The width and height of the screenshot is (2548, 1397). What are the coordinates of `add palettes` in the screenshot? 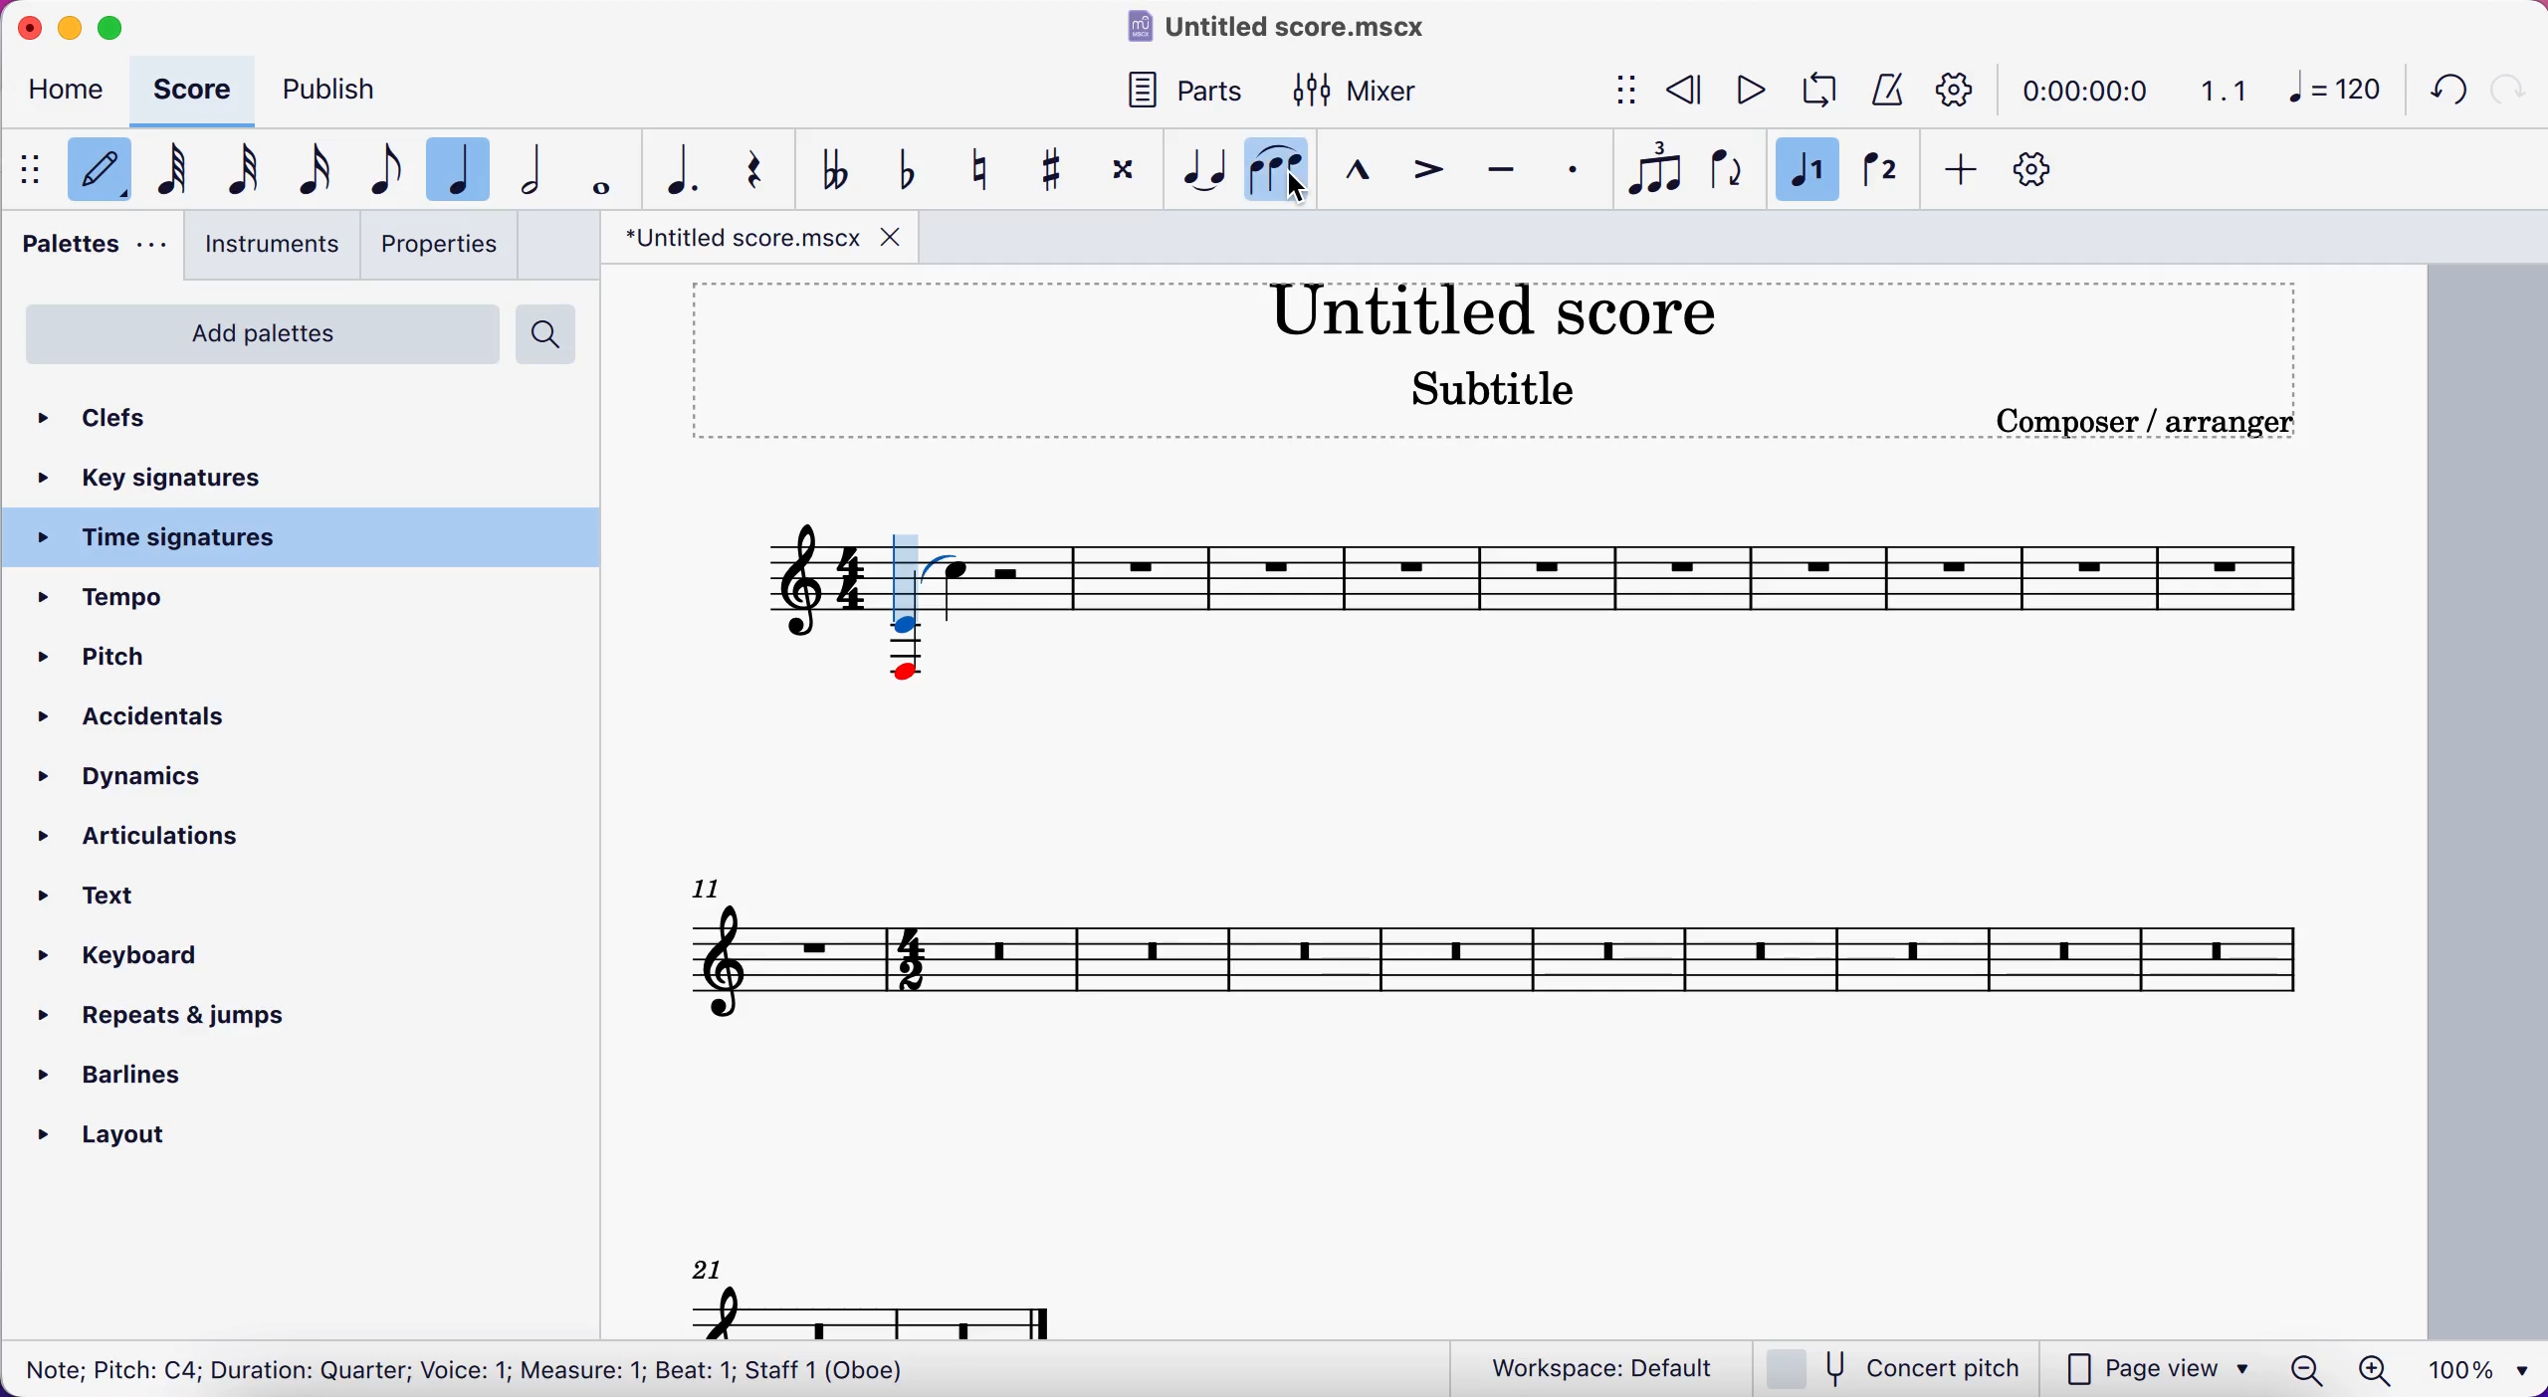 It's located at (265, 334).